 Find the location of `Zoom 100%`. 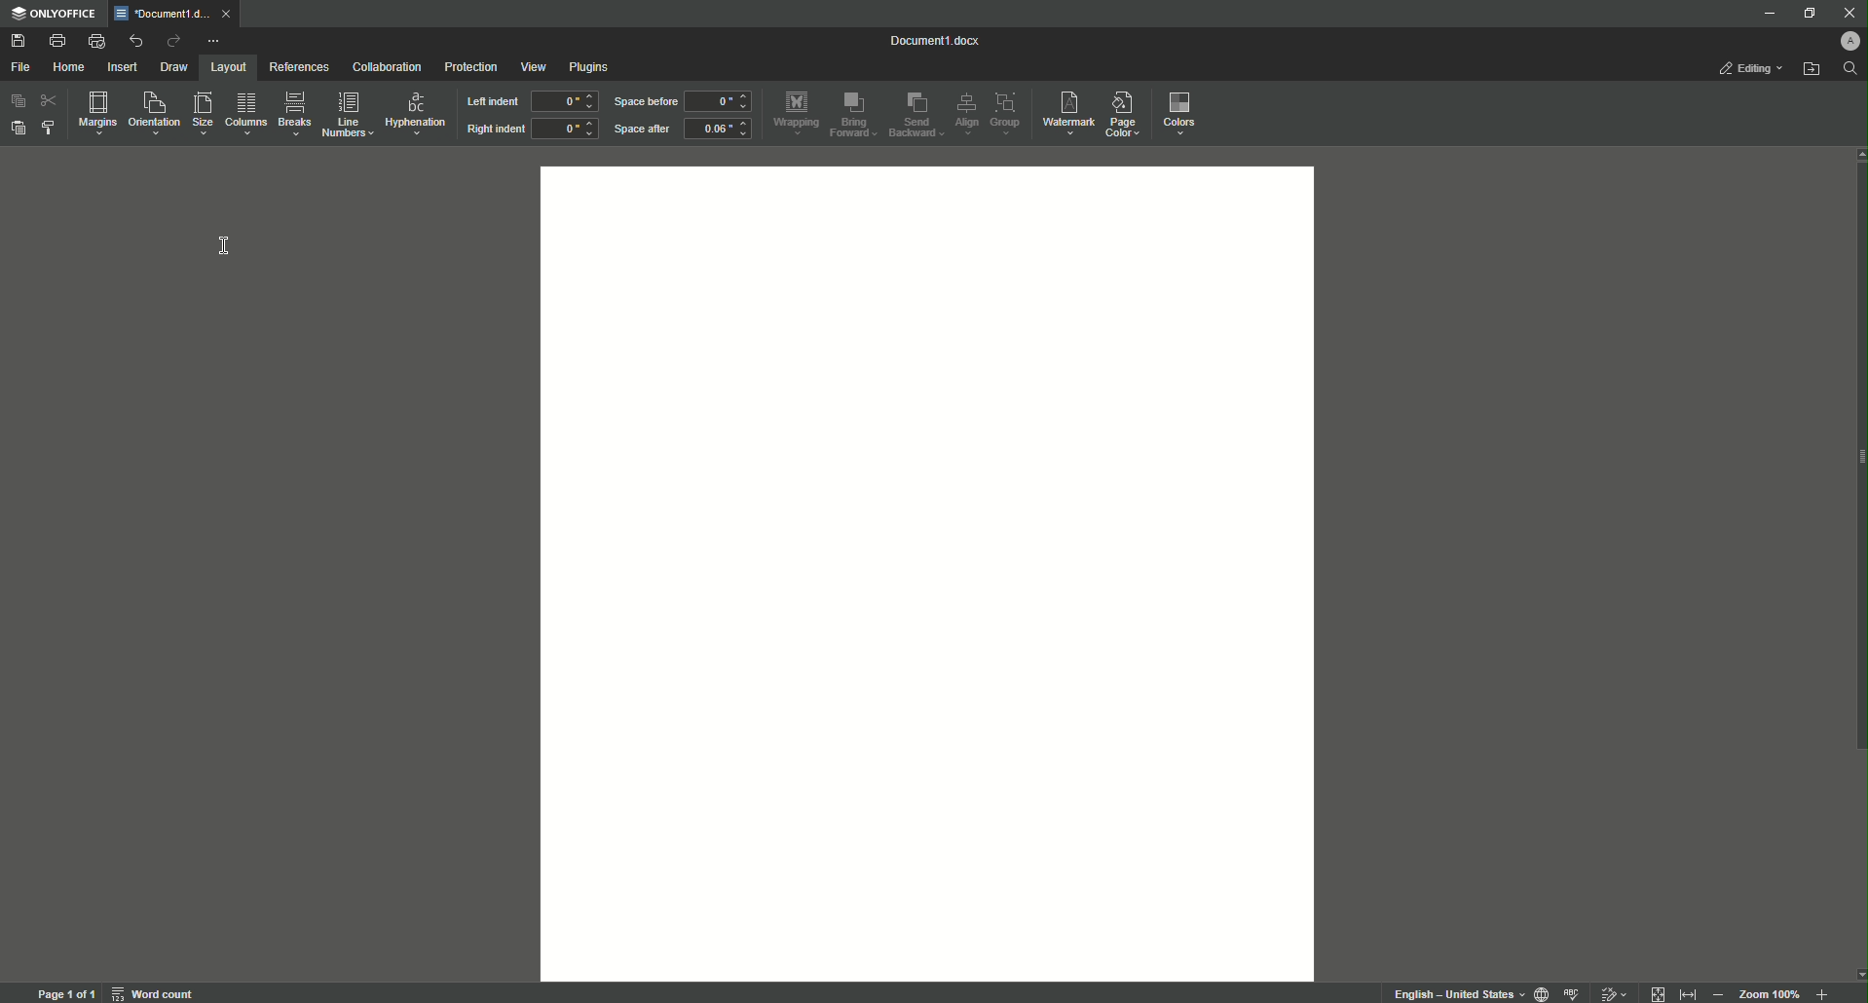

Zoom 100% is located at coordinates (1769, 993).